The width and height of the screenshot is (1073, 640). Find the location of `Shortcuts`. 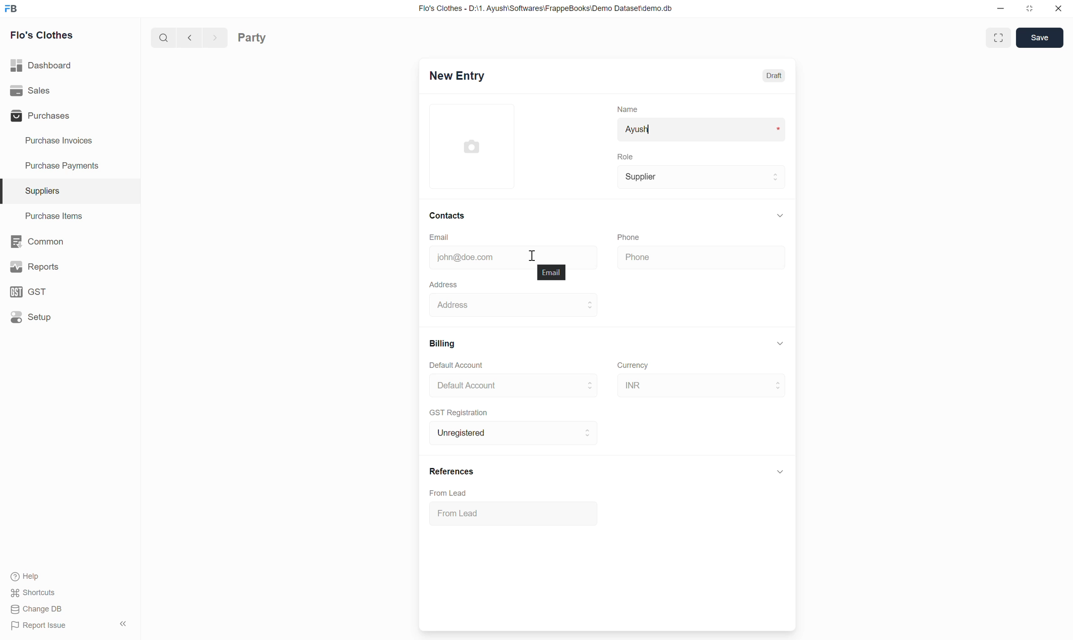

Shortcuts is located at coordinates (34, 593).